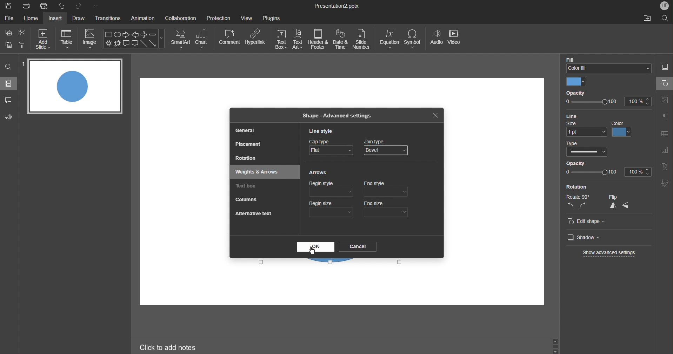 The height and width of the screenshot is (354, 673). I want to click on workspace, so click(182, 192).